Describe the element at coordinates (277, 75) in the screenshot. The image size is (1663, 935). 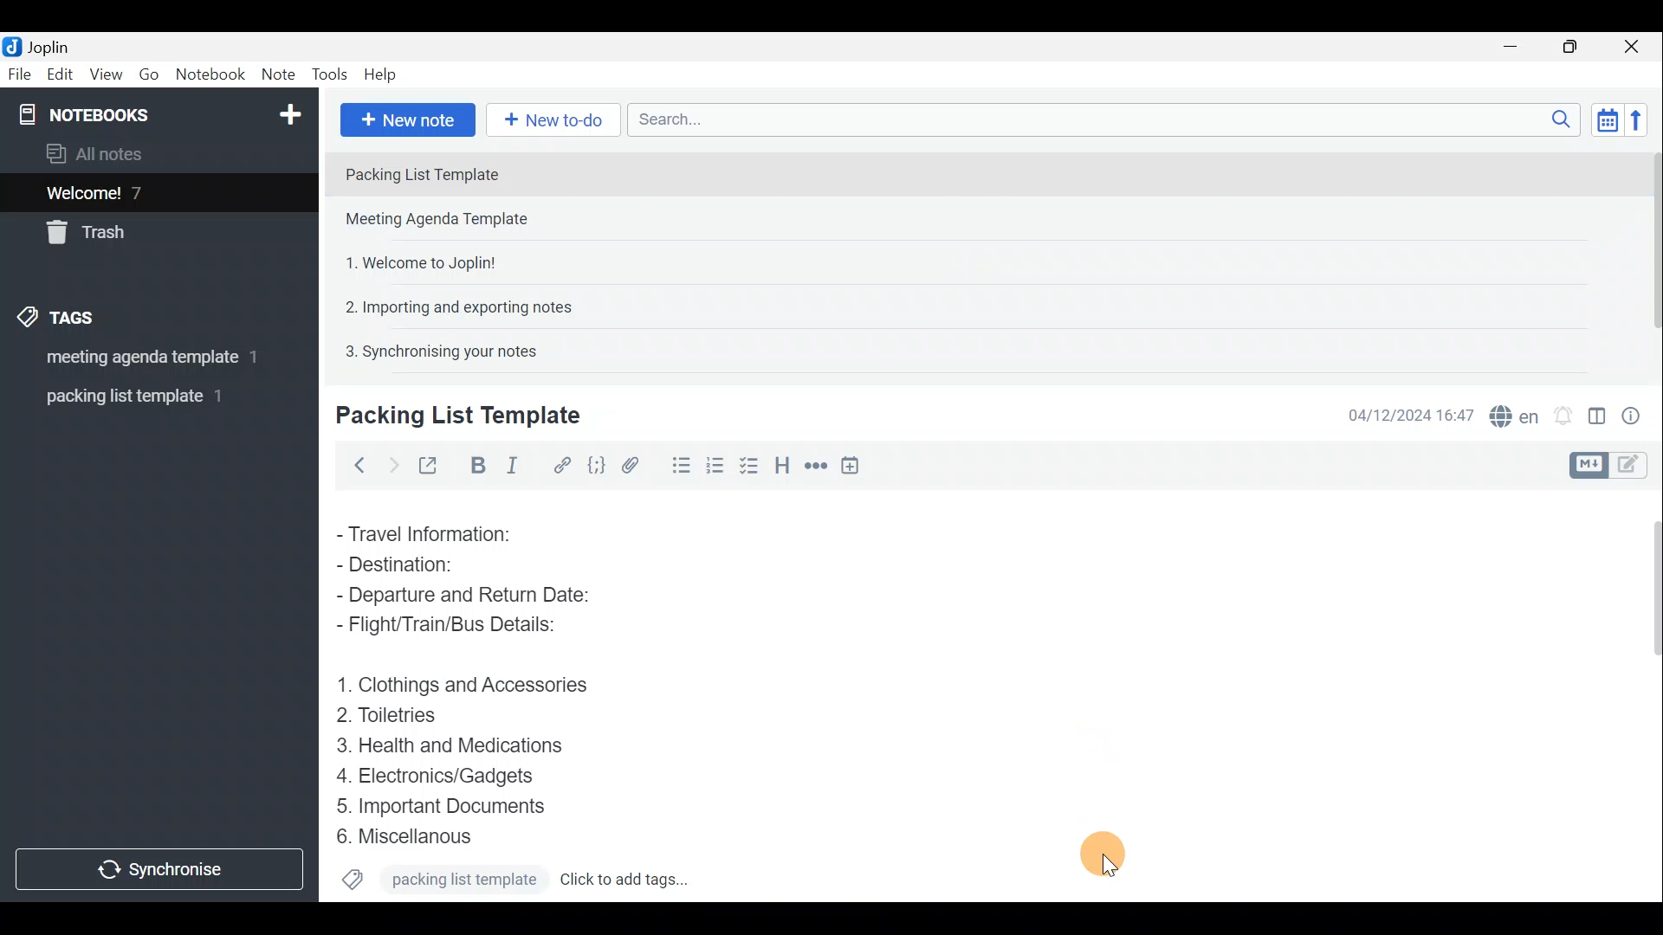
I see `Note` at that location.